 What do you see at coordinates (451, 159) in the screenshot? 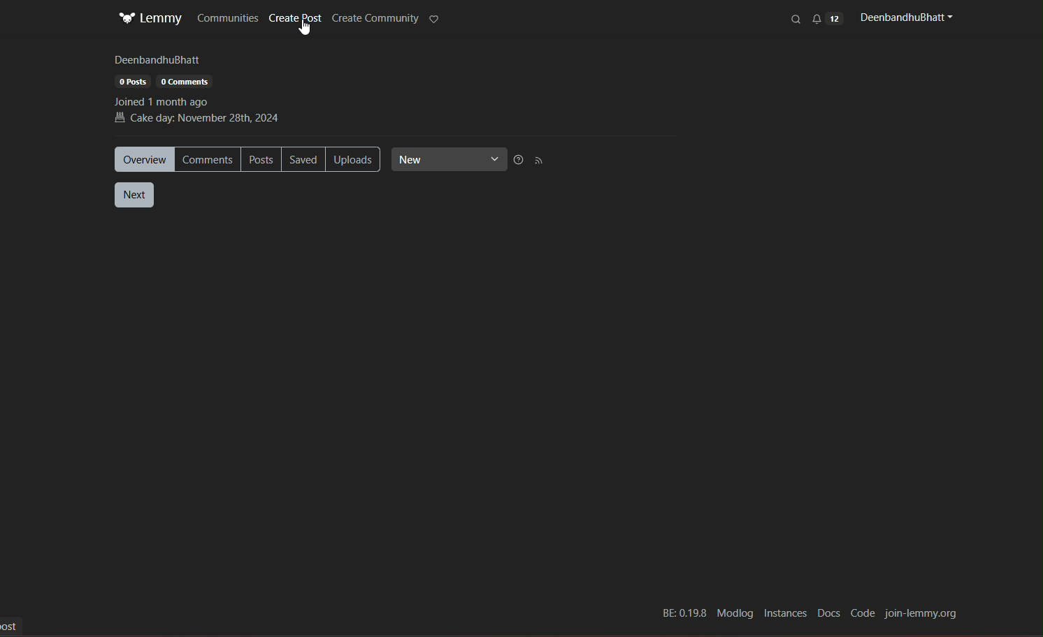
I see `New` at bounding box center [451, 159].